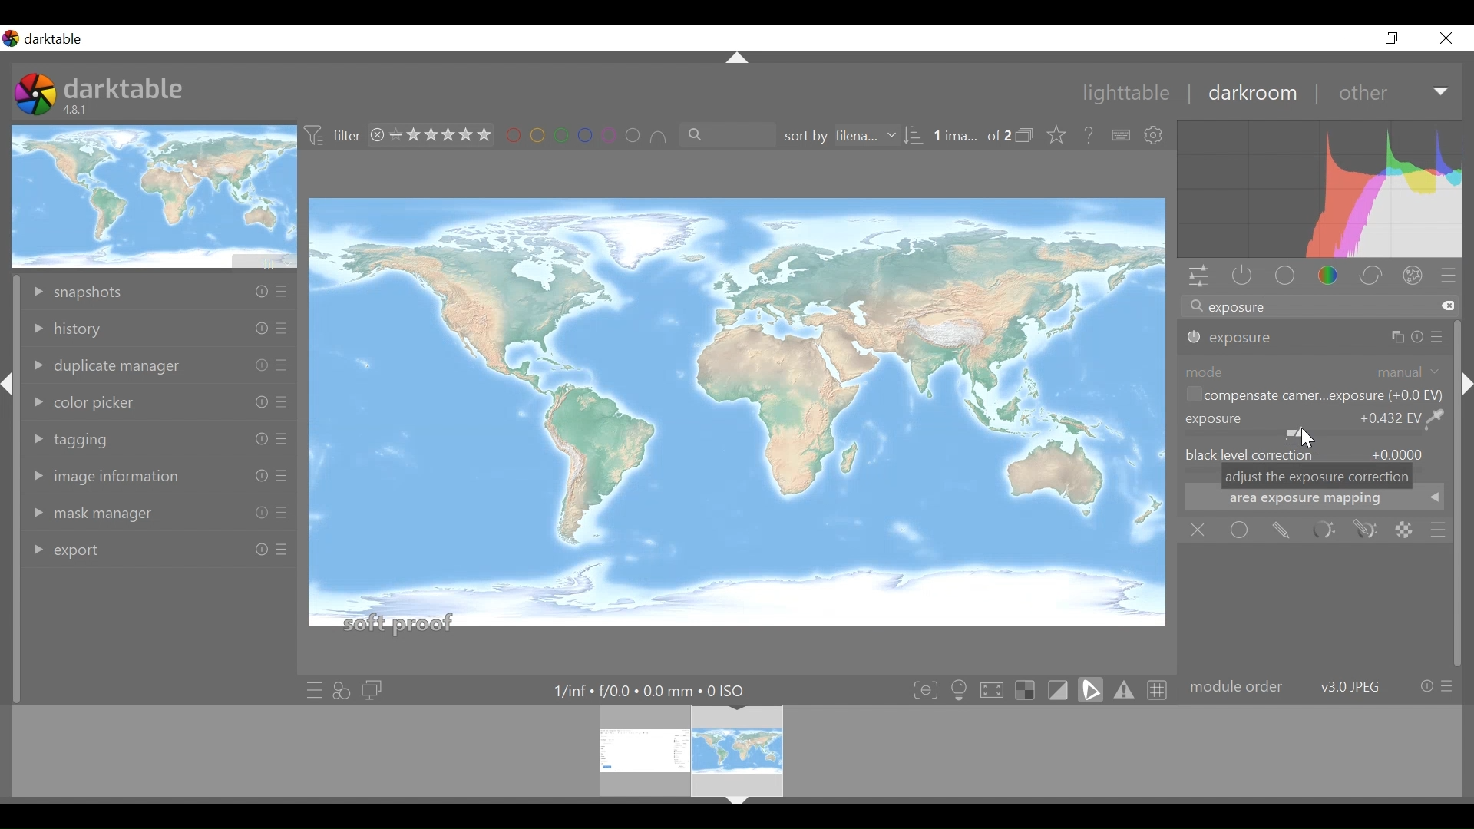  Describe the element at coordinates (720, 136) in the screenshot. I see `filter by text` at that location.